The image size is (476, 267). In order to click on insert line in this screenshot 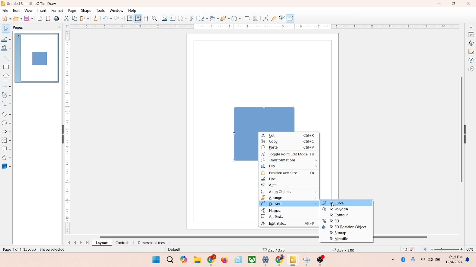, I will do `click(6, 58)`.